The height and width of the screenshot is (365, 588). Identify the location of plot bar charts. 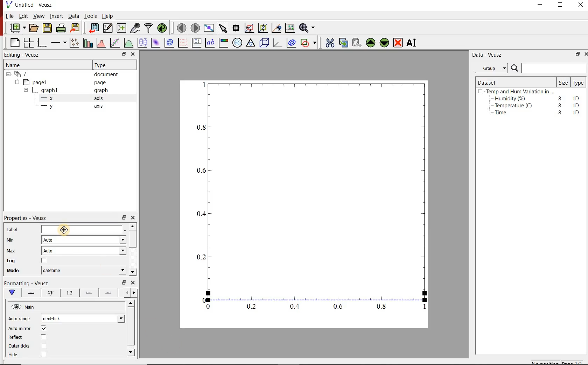
(88, 42).